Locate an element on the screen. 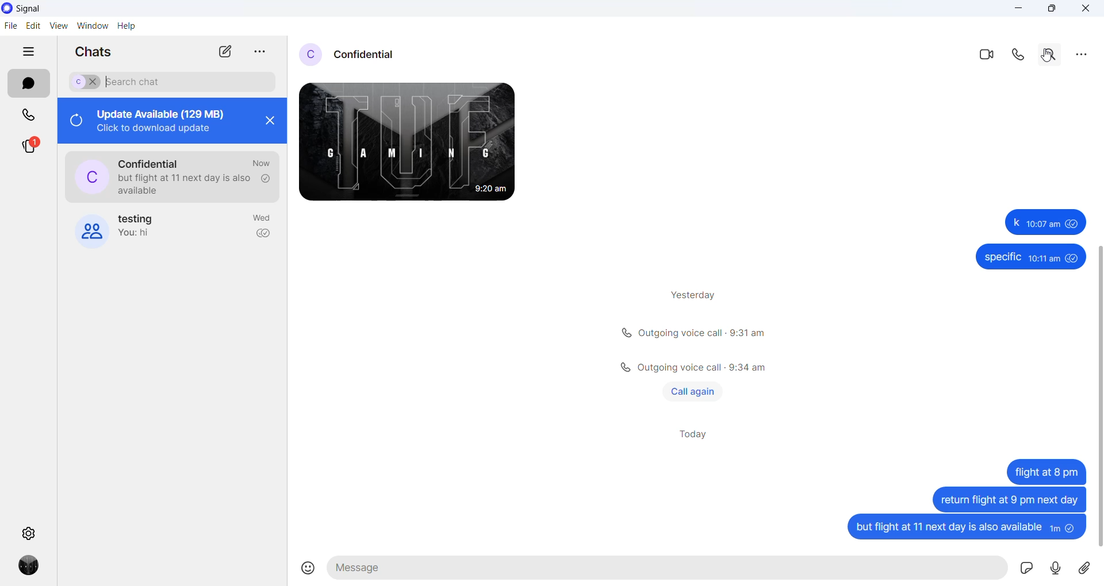 This screenshot has width=1104, height=586. stories is located at coordinates (30, 149).